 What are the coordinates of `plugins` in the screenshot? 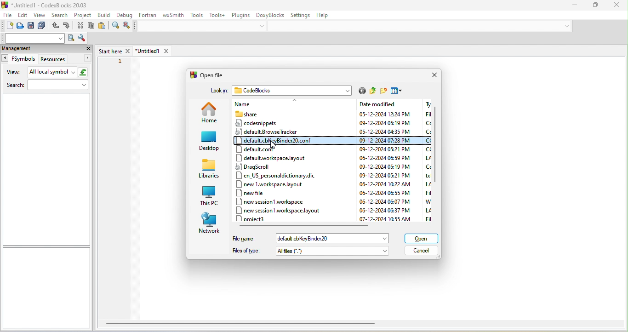 It's located at (242, 16).